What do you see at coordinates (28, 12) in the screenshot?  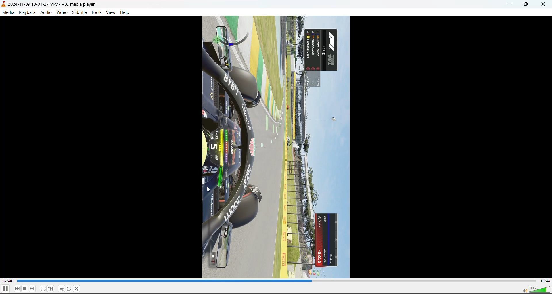 I see `playback` at bounding box center [28, 12].